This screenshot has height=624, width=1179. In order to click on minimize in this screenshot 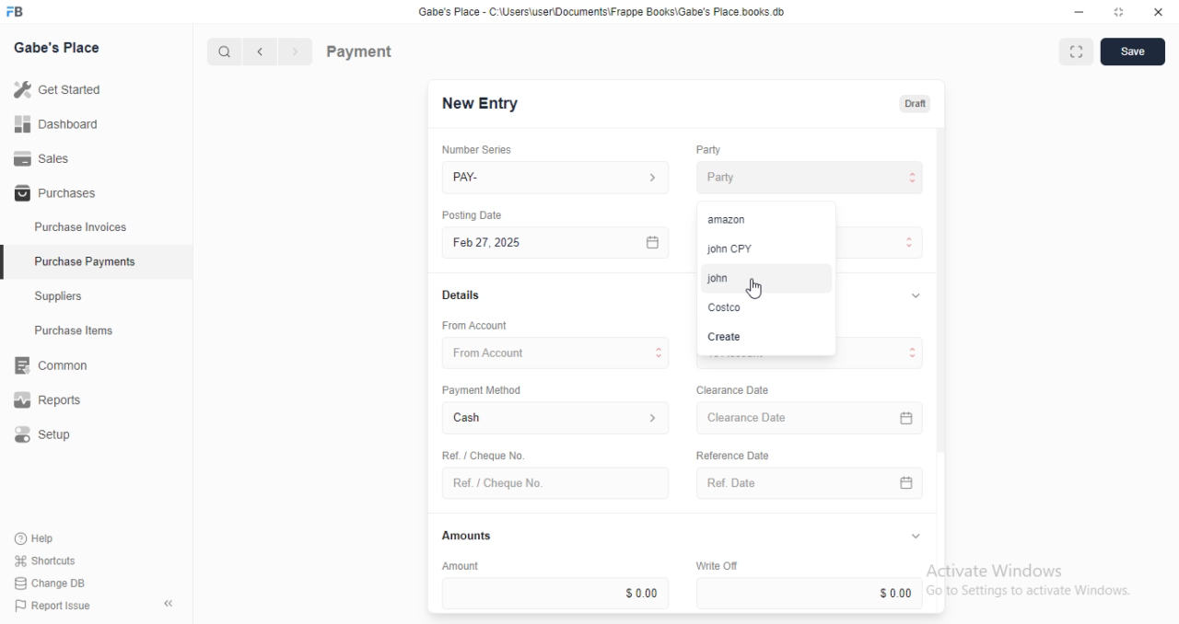, I will do `click(1074, 11)`.